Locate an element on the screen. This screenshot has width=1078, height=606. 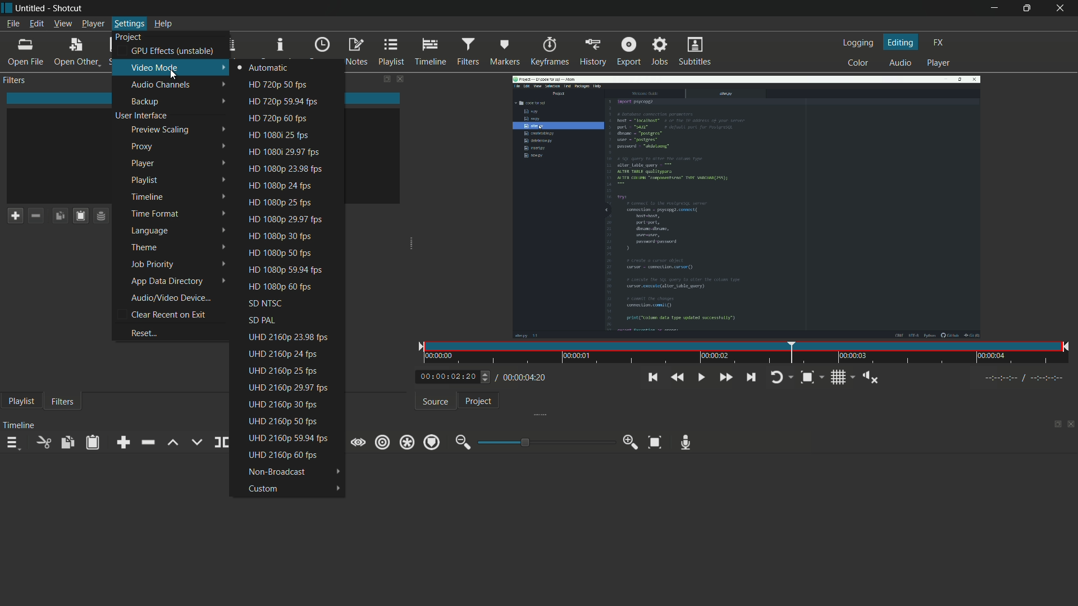
playlist is located at coordinates (178, 182).